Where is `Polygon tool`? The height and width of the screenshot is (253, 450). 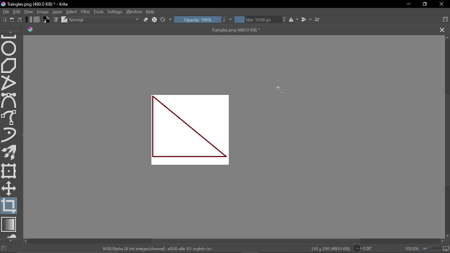 Polygon tool is located at coordinates (9, 66).